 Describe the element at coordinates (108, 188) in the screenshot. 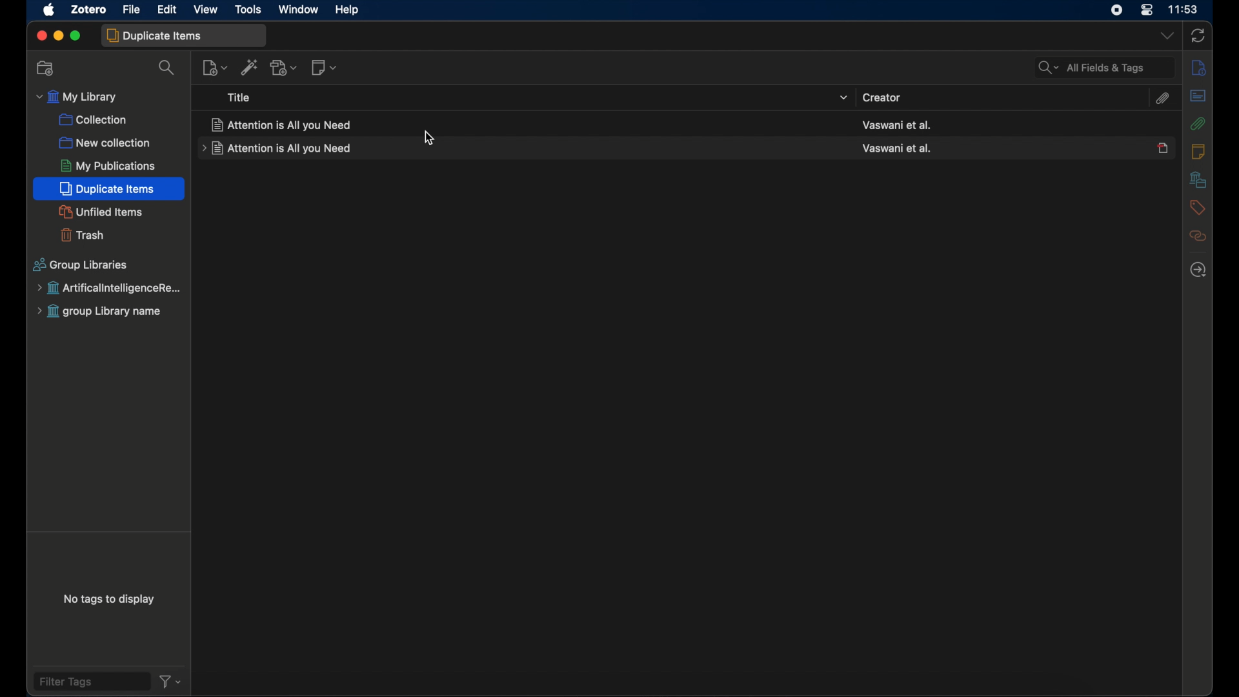

I see `duplicate items` at that location.